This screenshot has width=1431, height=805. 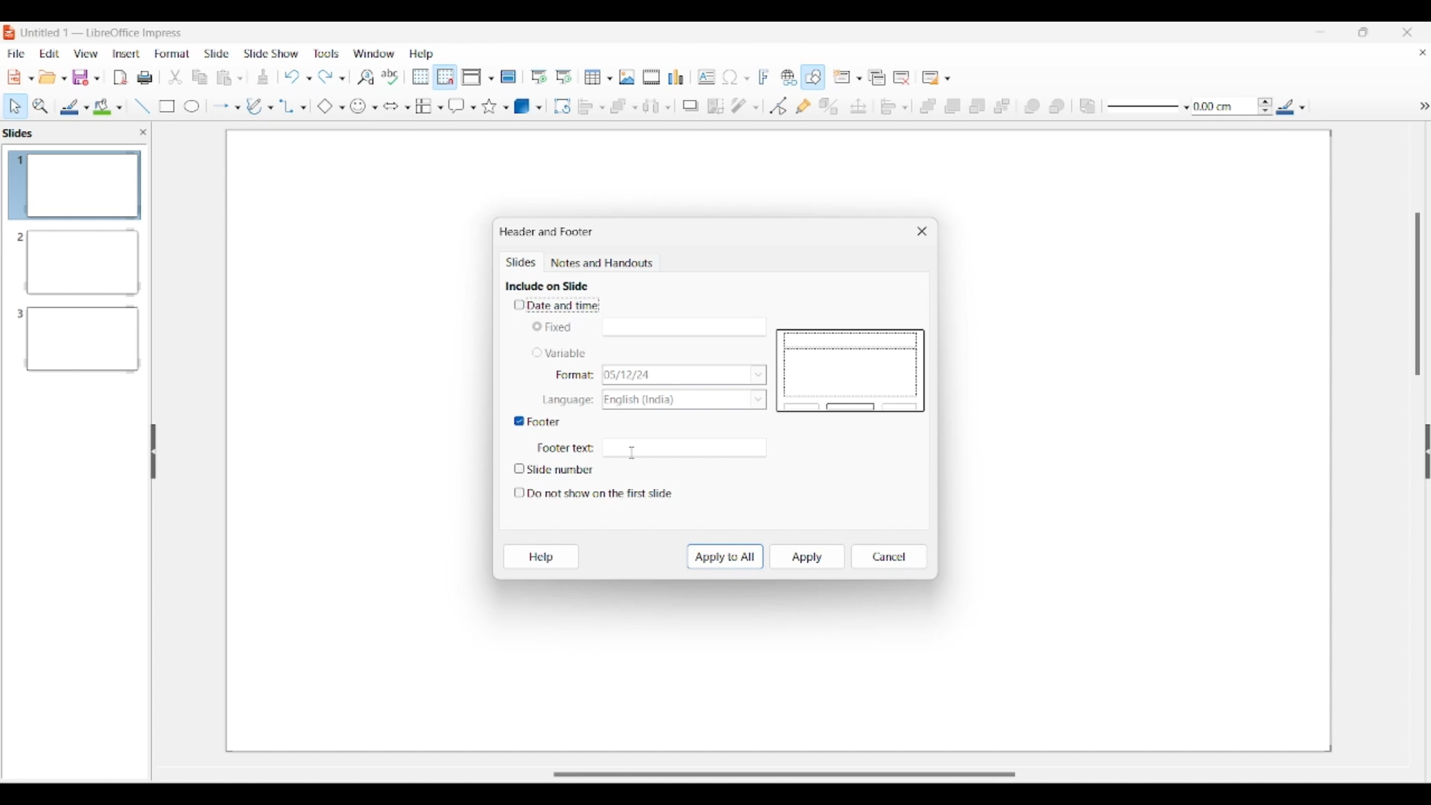 I want to click on Apply to current slide, so click(x=808, y=557).